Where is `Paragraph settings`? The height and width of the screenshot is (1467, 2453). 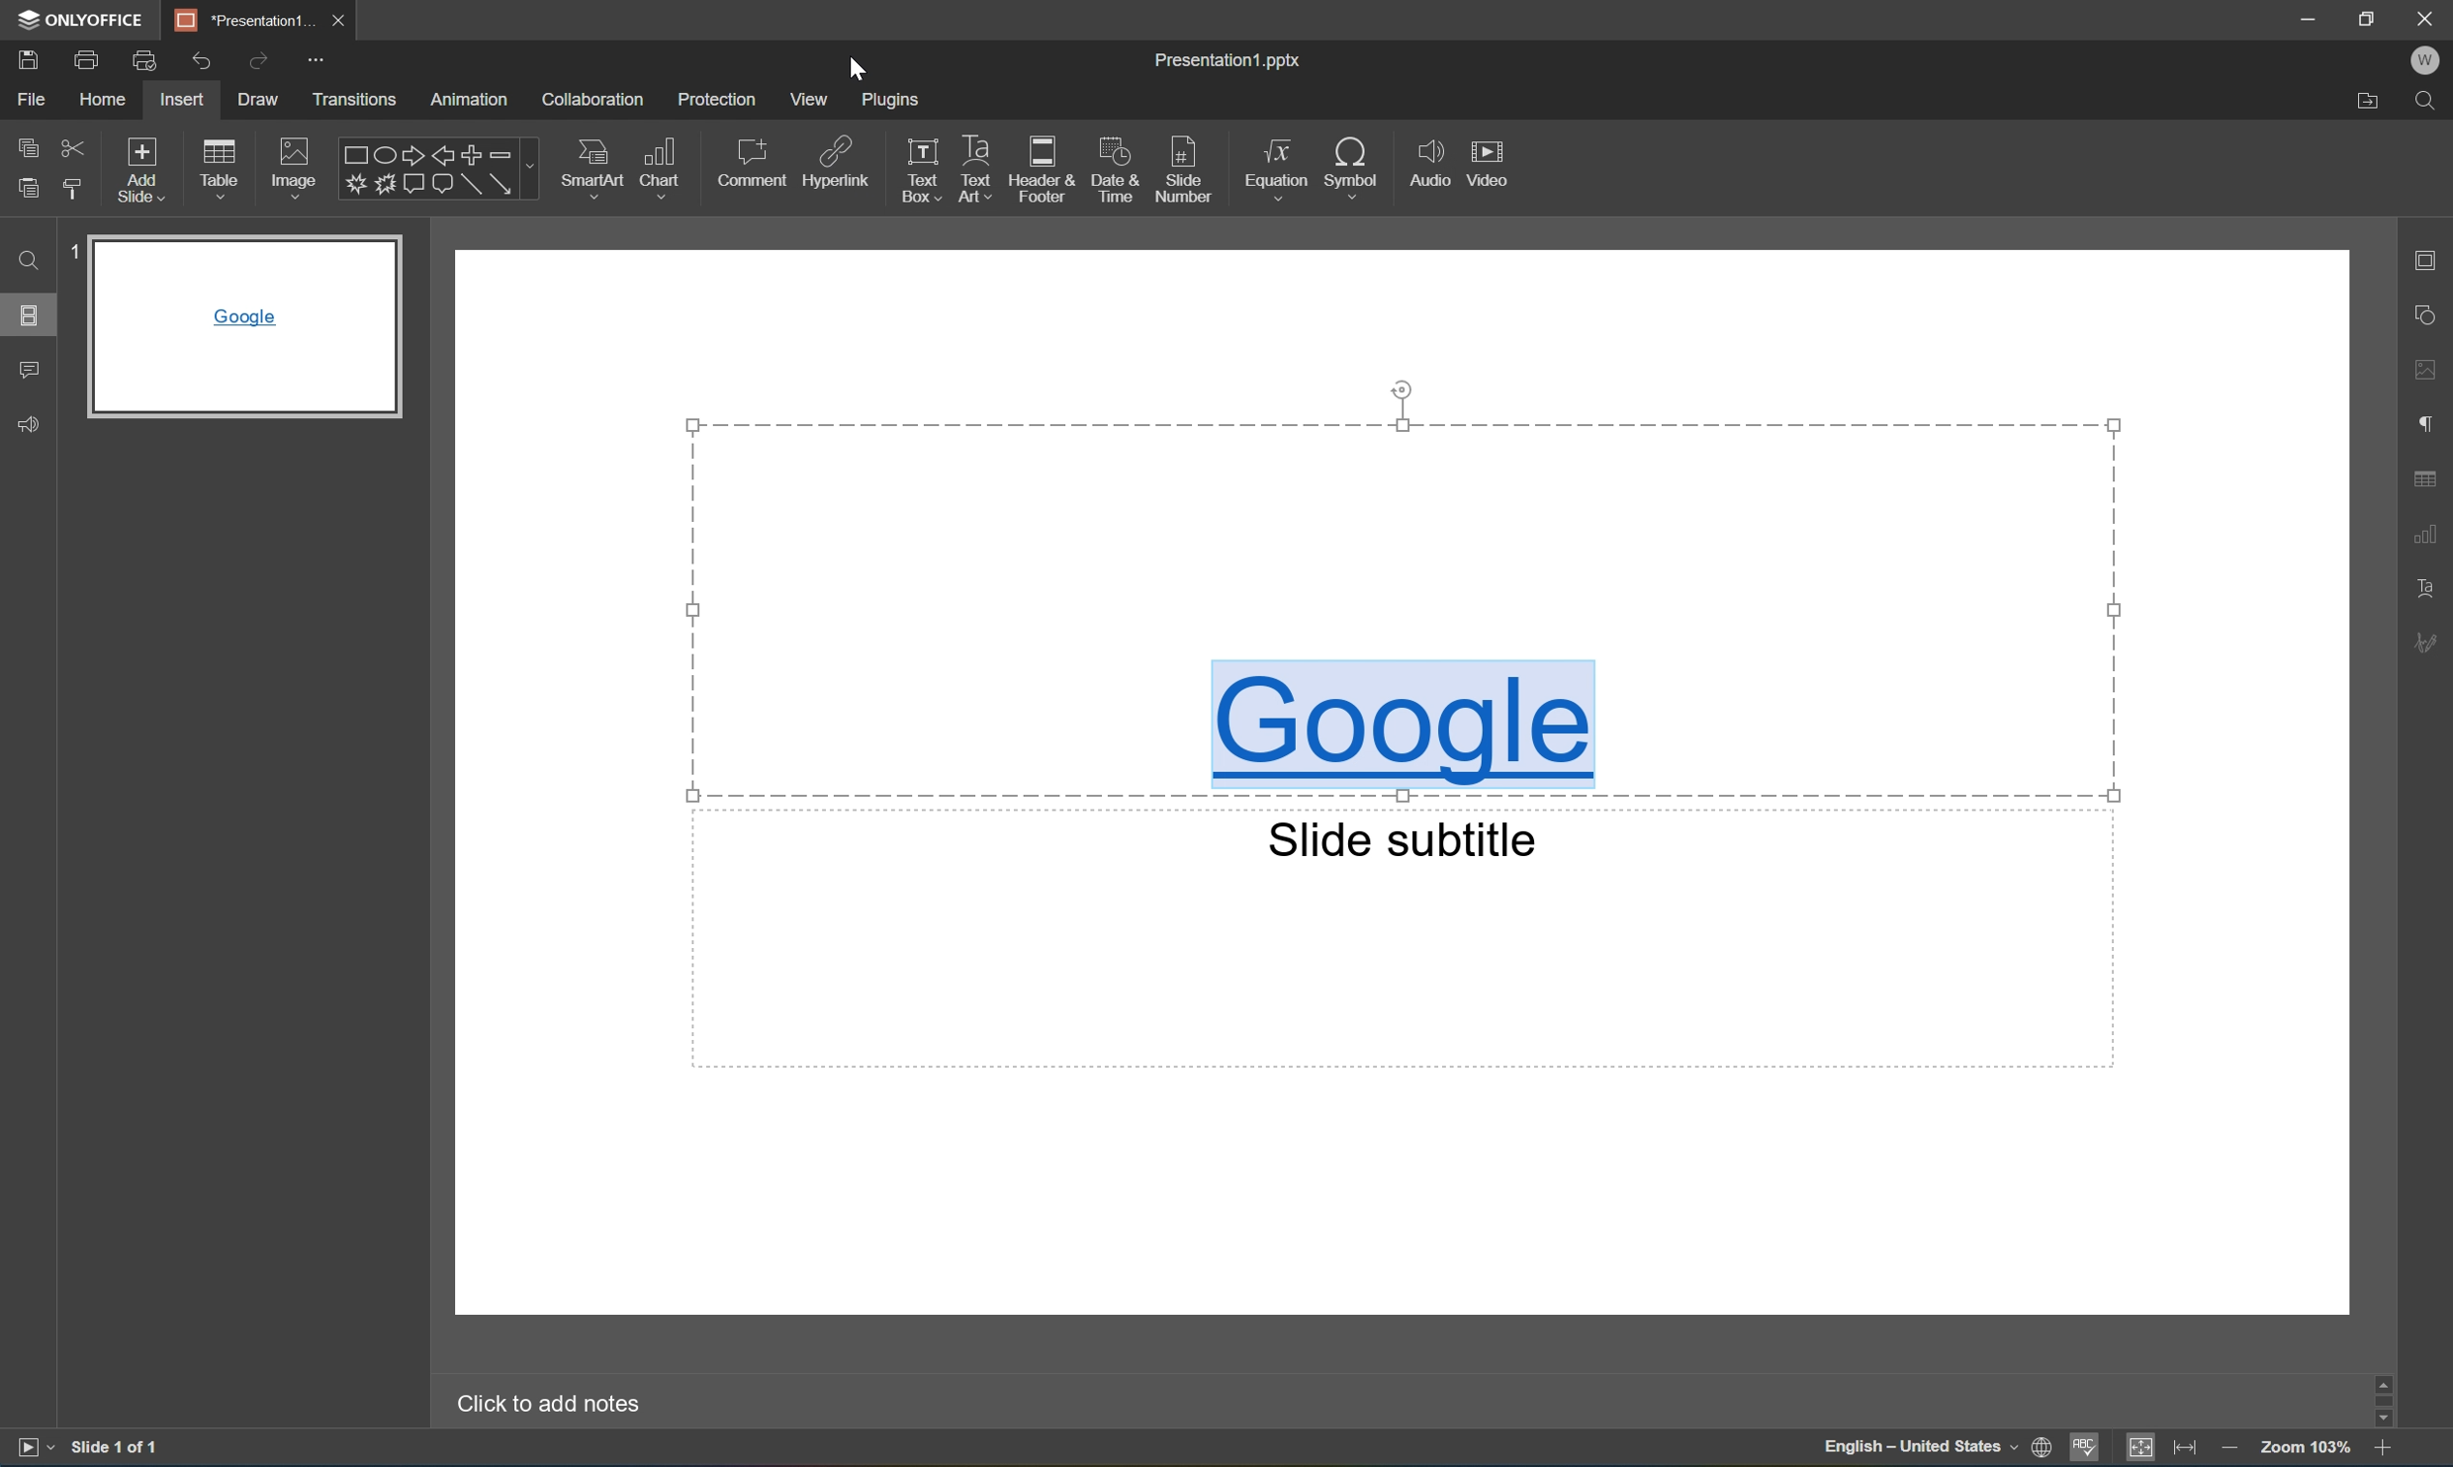
Paragraph settings is located at coordinates (2423, 426).